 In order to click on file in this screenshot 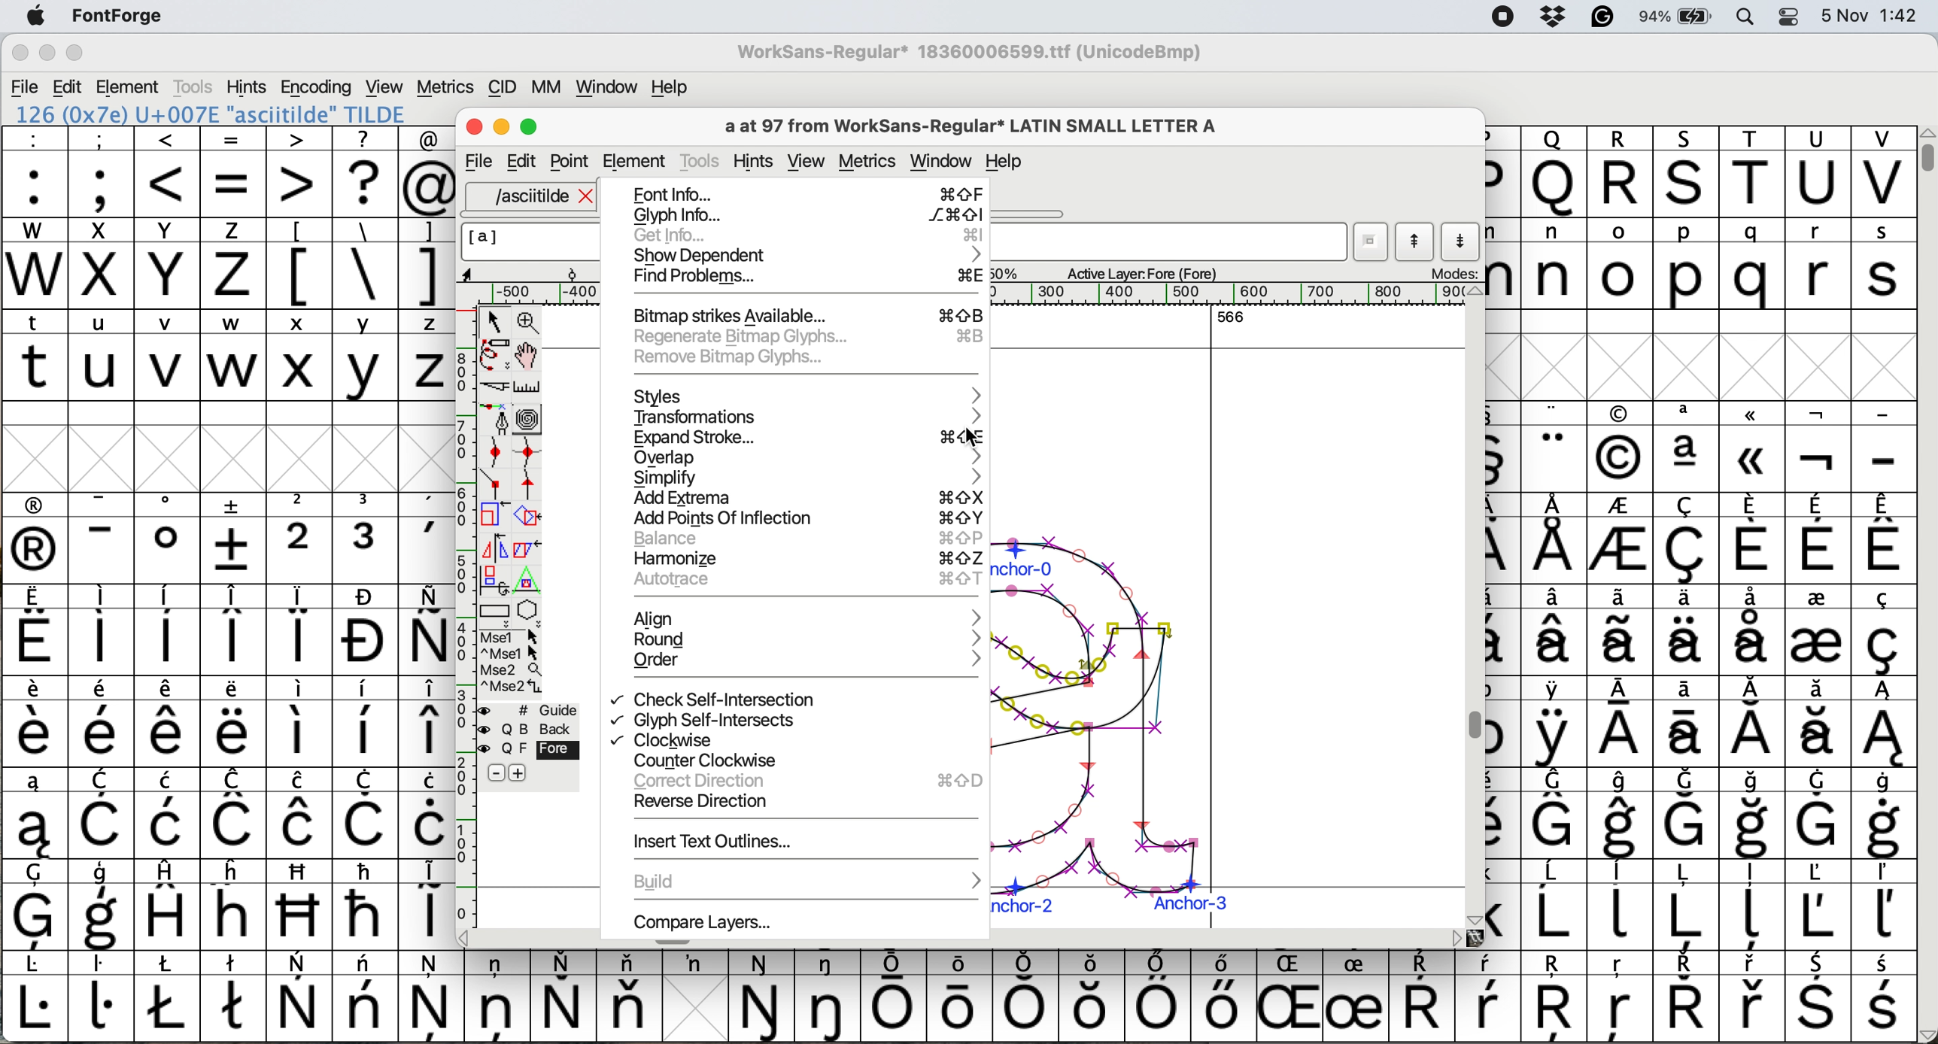, I will do `click(476, 162)`.